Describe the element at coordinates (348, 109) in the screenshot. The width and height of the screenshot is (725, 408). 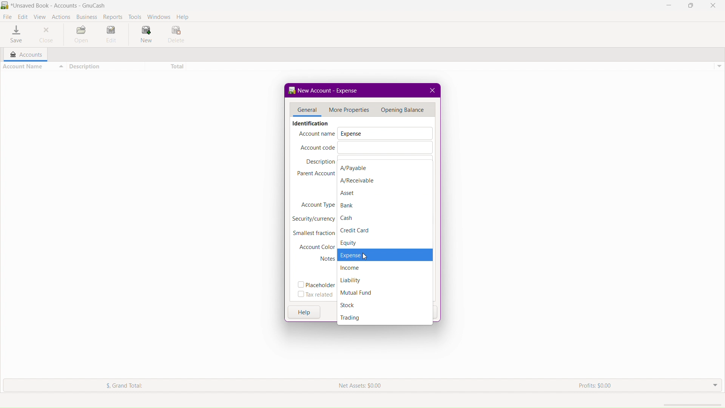
I see `More Properties` at that location.